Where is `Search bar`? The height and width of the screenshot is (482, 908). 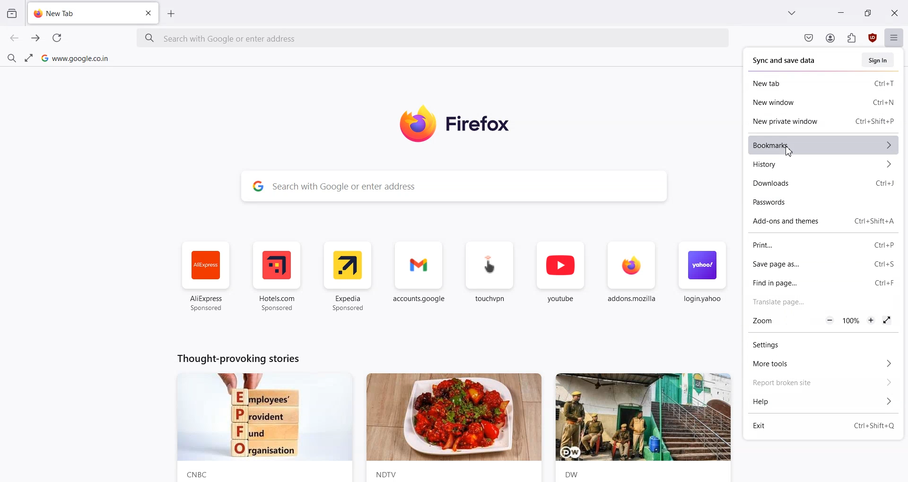
Search bar is located at coordinates (433, 39).